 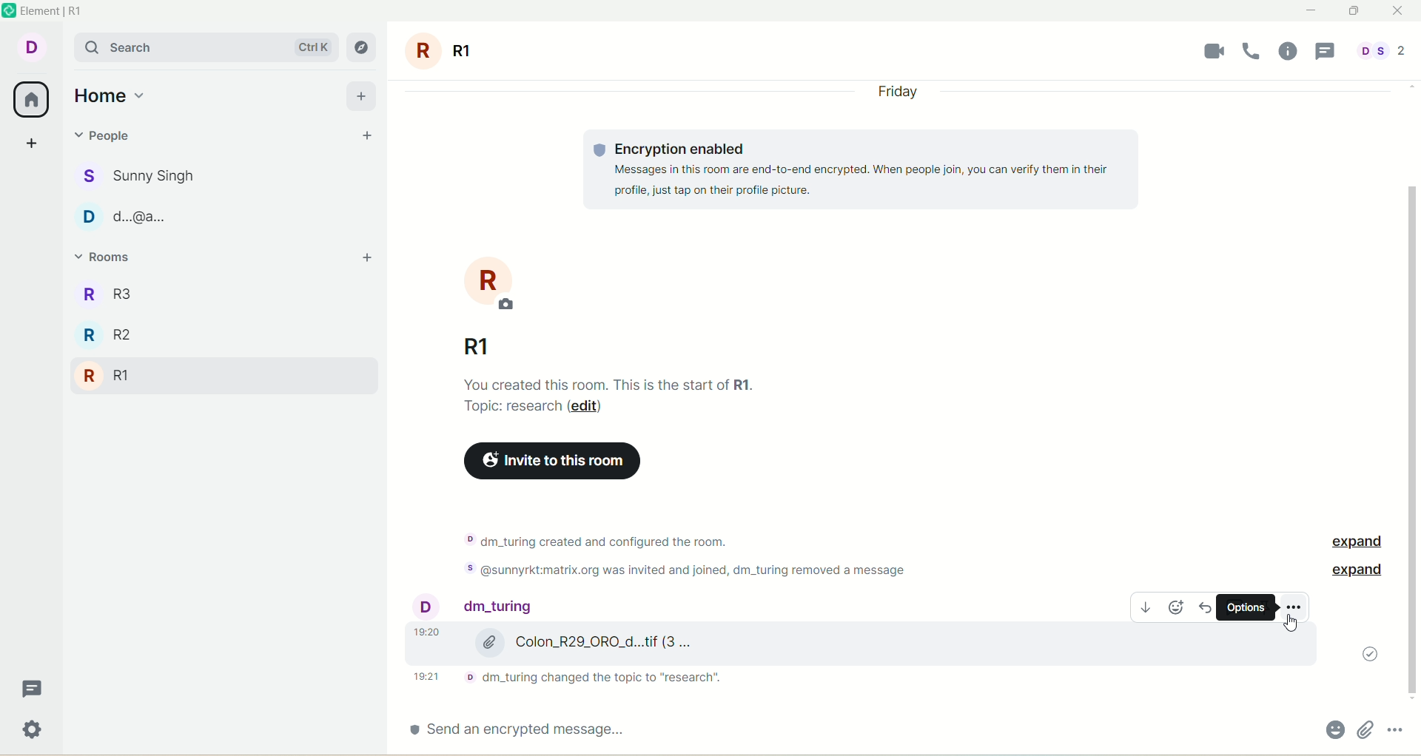 I want to click on download, so click(x=1138, y=605).